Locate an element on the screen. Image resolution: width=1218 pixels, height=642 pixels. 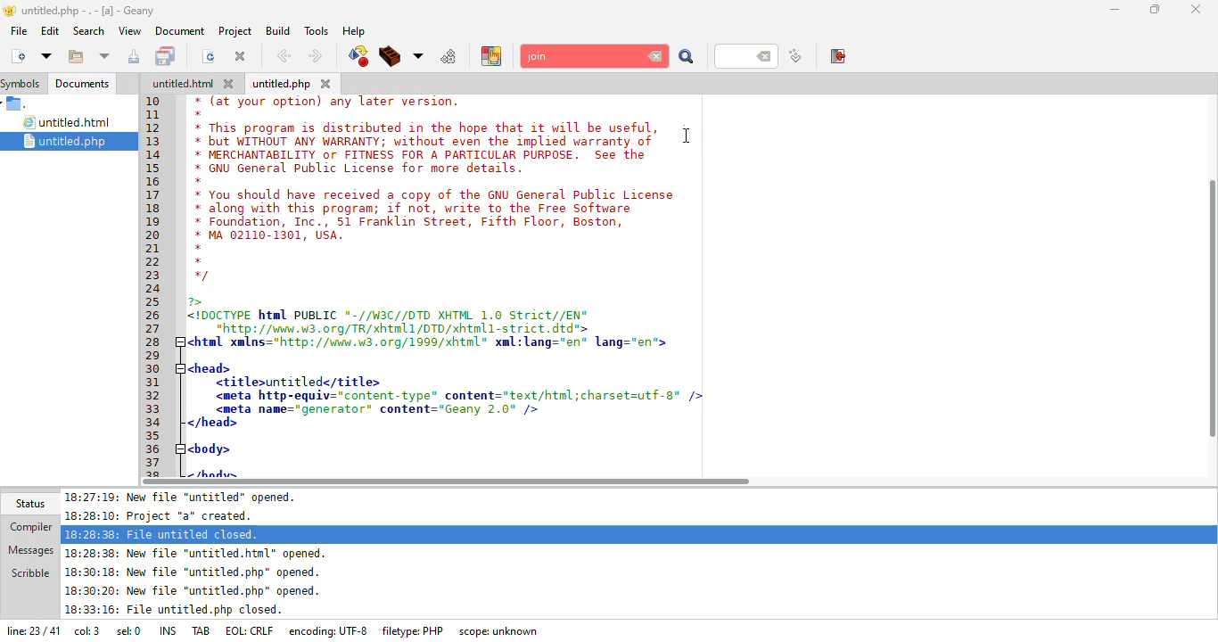
next is located at coordinates (315, 56).